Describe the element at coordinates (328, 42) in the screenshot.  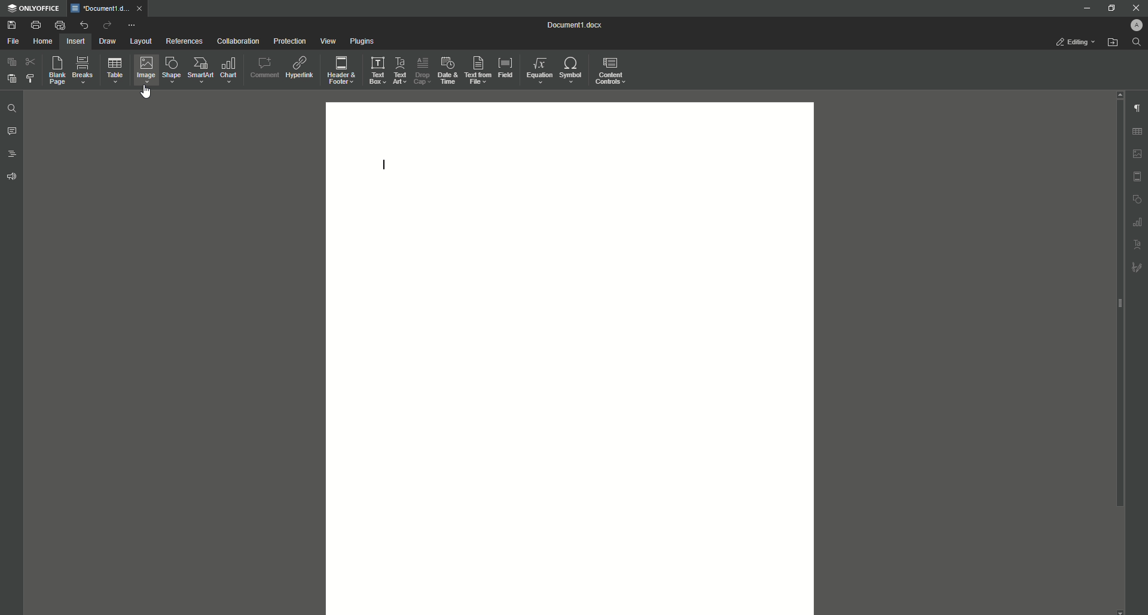
I see `View` at that location.